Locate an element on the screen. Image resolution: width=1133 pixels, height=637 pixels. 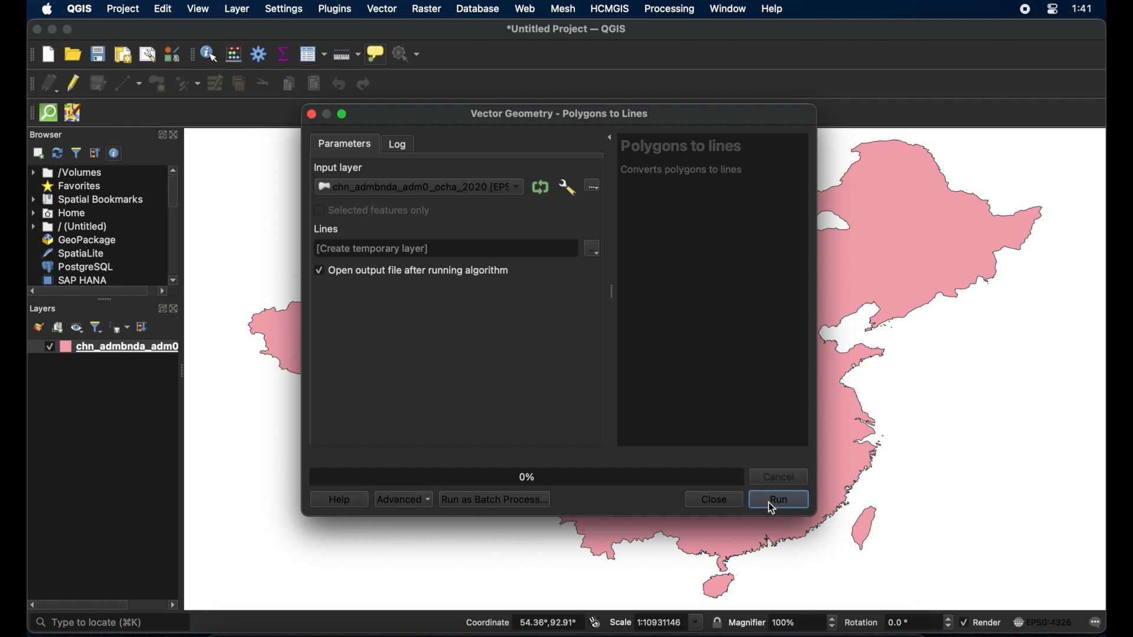
add polygon is located at coordinates (158, 84).